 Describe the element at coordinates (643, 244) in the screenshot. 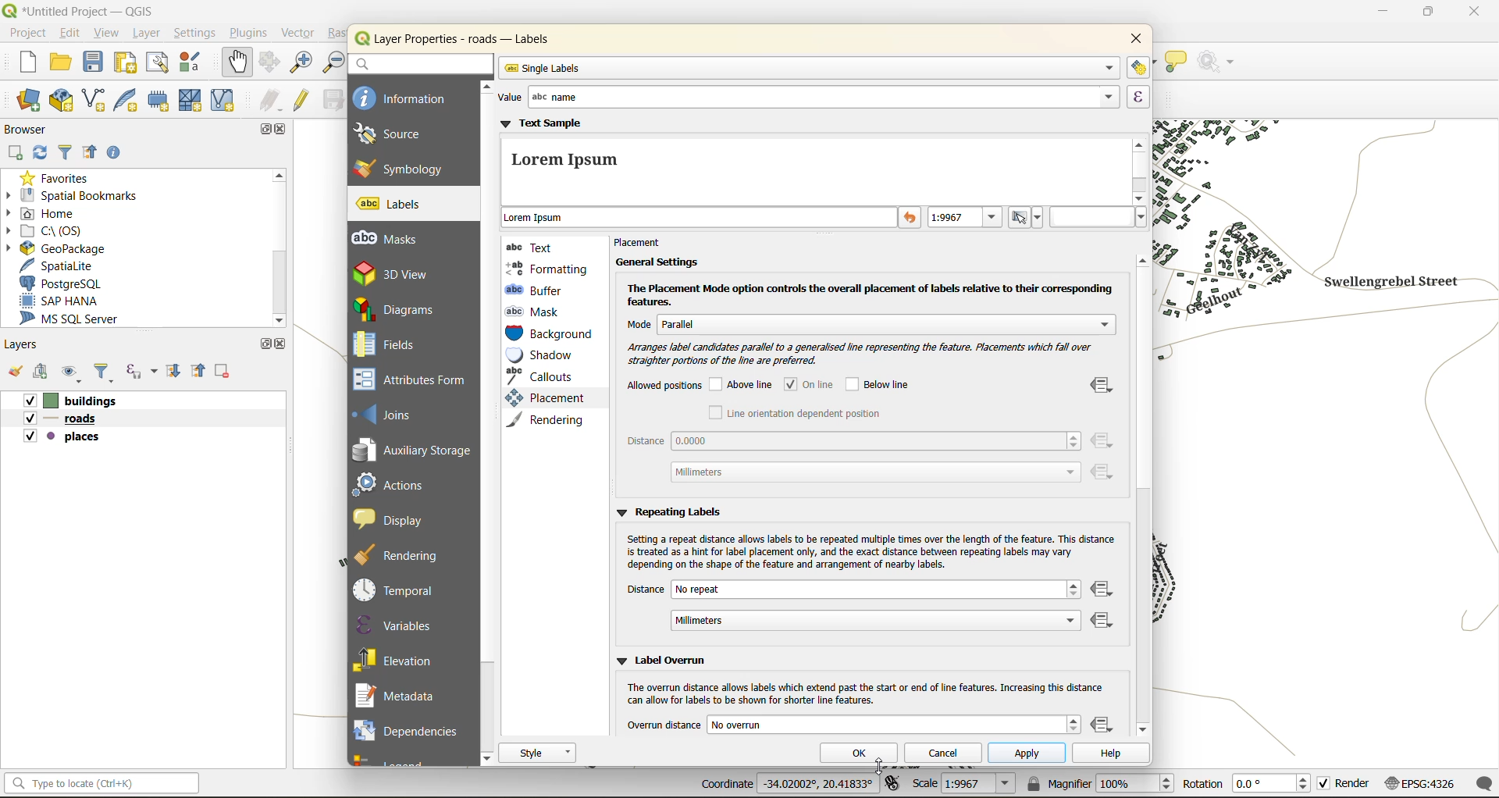

I see `placement` at that location.